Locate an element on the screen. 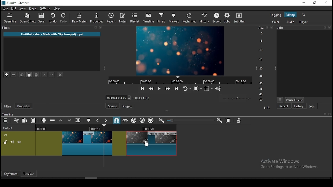 This screenshot has height=187, width=333. next marker is located at coordinates (106, 121).